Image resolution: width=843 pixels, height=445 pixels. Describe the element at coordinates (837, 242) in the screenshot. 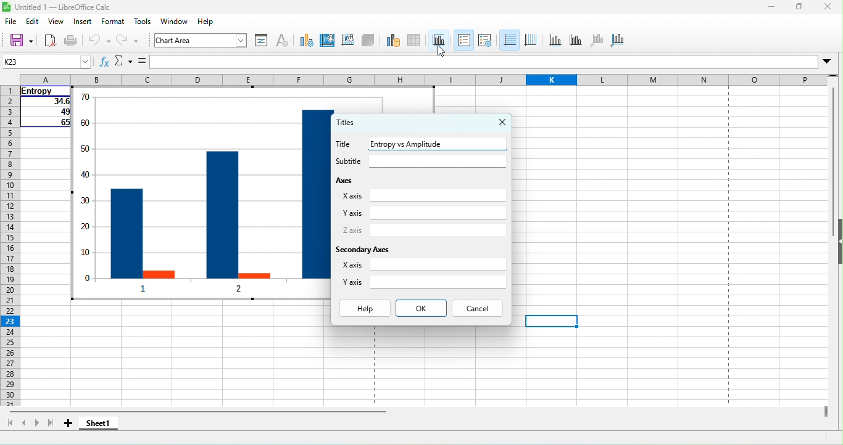

I see `height` at that location.